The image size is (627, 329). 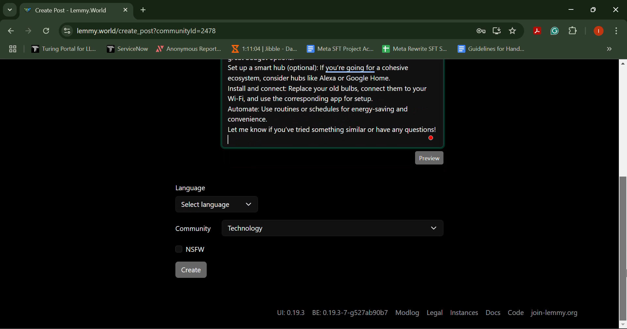 I want to click on Docs, so click(x=493, y=310).